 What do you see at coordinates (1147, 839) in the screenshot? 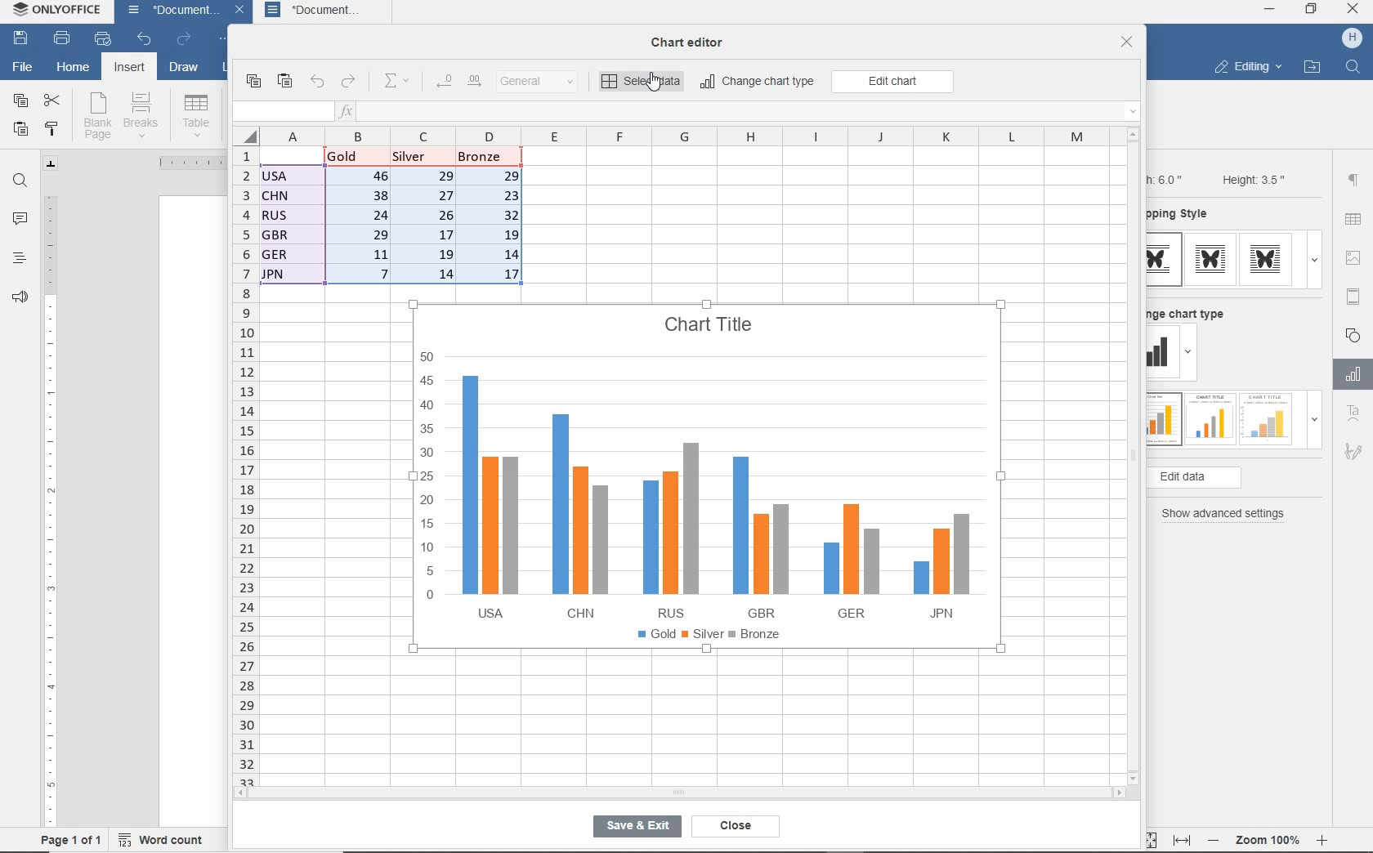
I see `fit to page` at bounding box center [1147, 839].